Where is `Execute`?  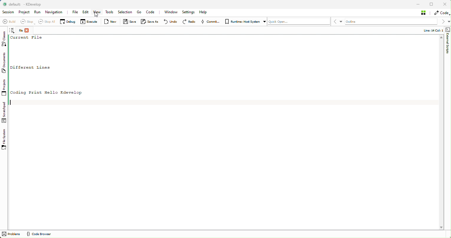 Execute is located at coordinates (89, 22).